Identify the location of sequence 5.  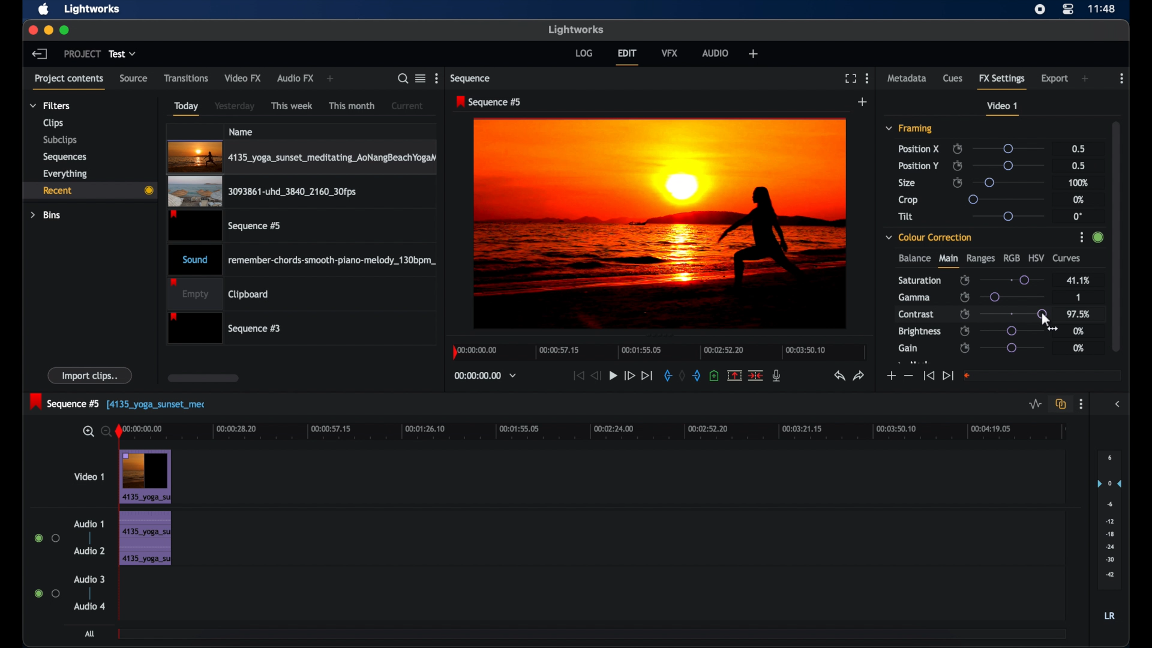
(489, 103).